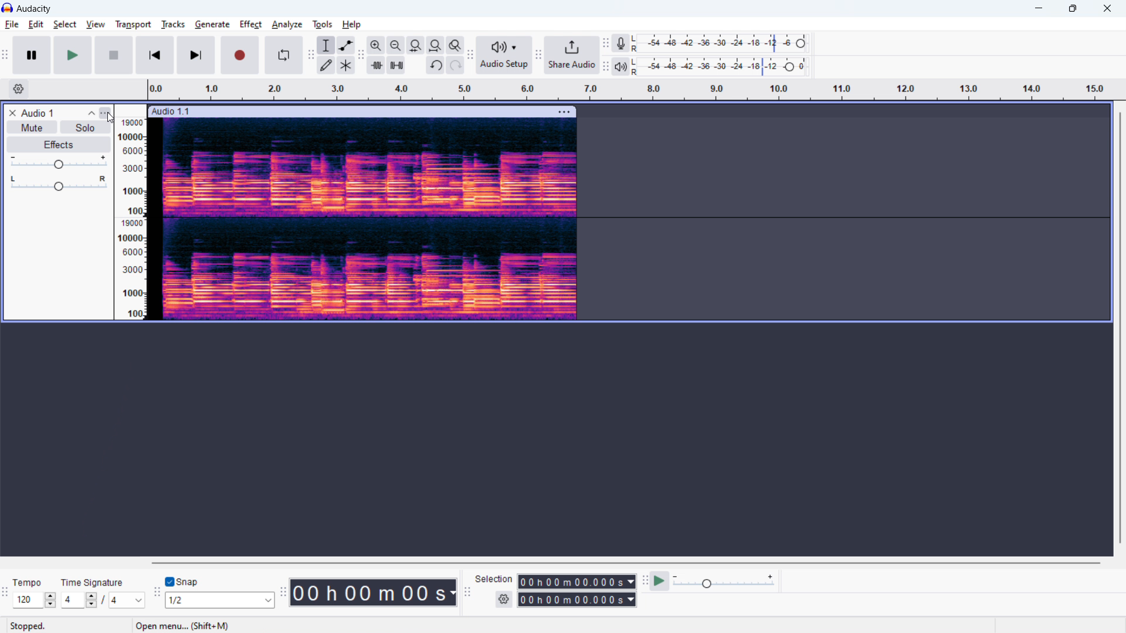 This screenshot has height=633, width=1126. Describe the element at coordinates (1038, 9) in the screenshot. I see `minimize` at that location.